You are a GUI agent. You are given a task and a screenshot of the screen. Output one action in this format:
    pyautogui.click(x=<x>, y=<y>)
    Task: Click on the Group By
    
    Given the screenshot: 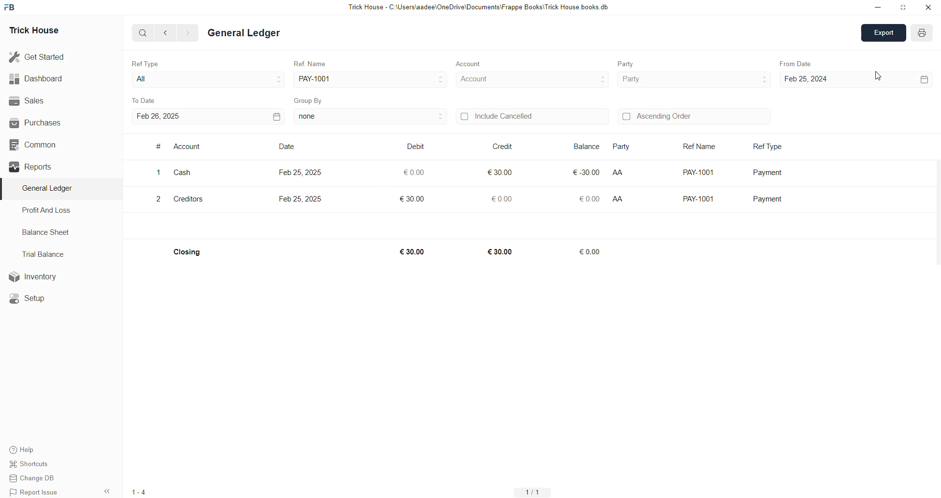 What is the action you would take?
    pyautogui.click(x=310, y=98)
    